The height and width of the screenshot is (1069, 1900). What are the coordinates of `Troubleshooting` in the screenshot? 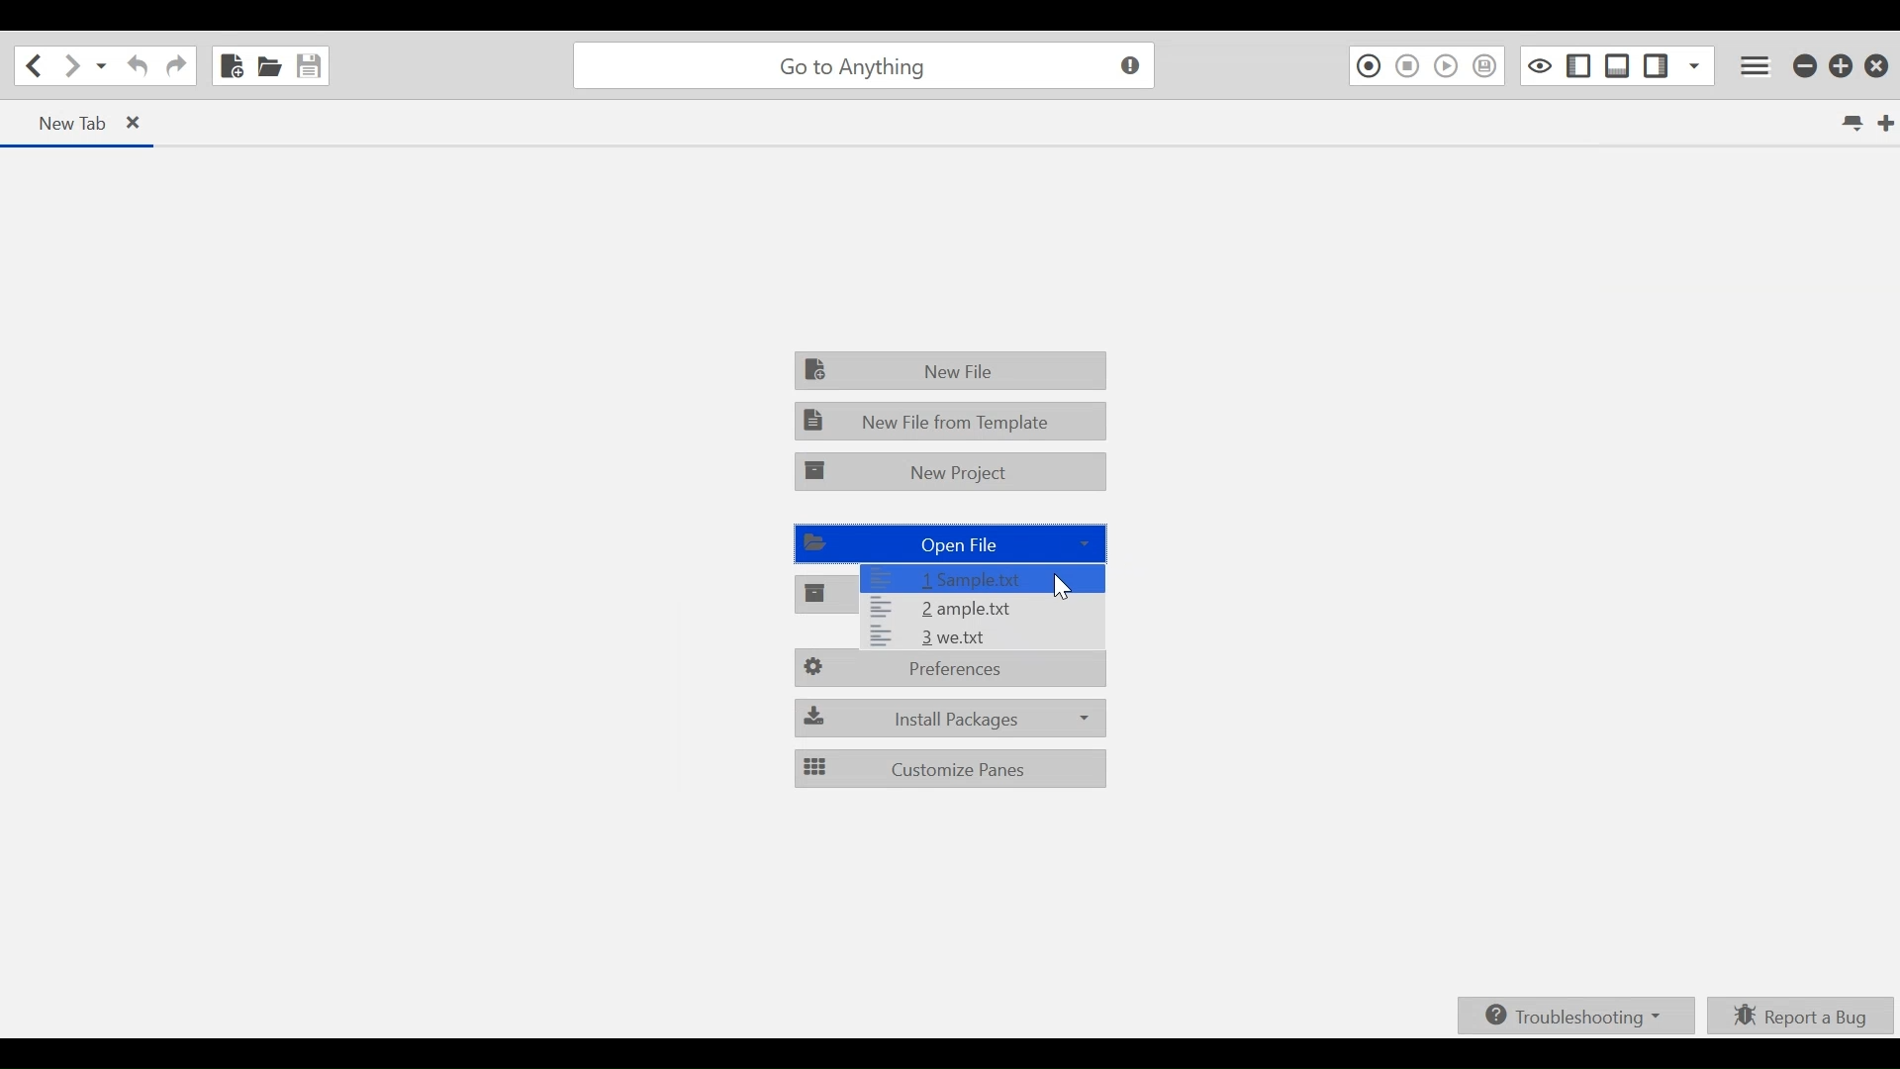 It's located at (1581, 1016).